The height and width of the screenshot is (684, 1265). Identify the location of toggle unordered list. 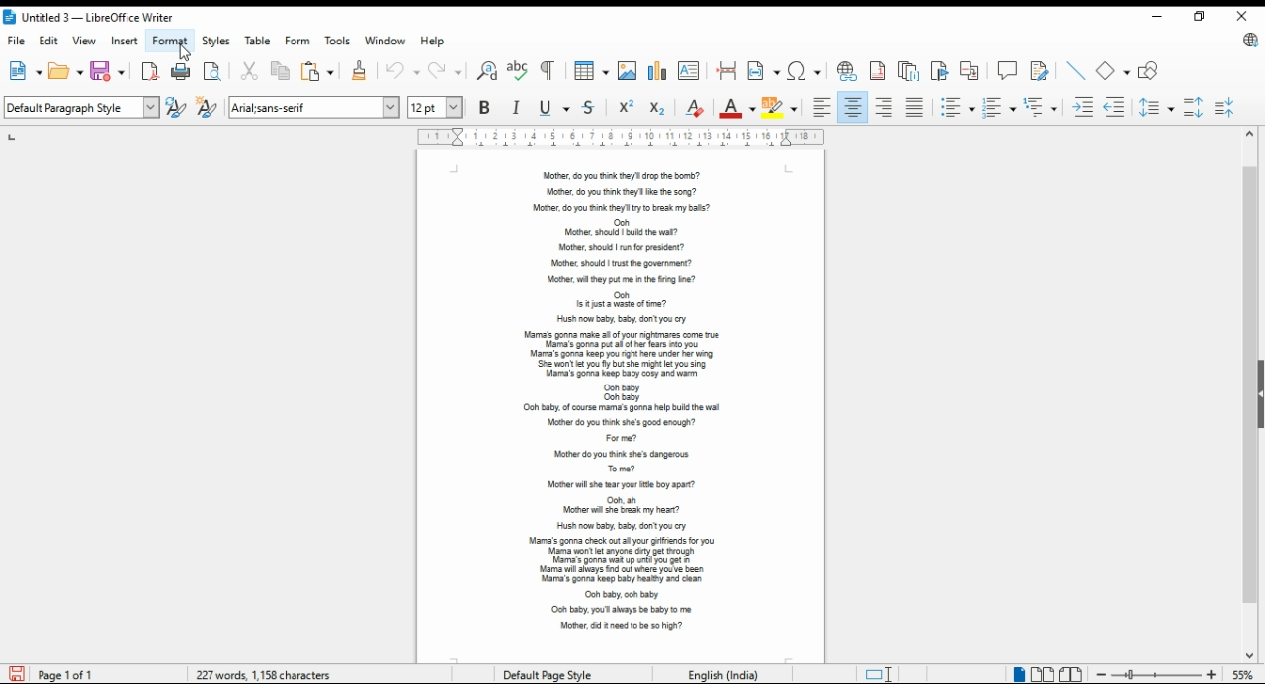
(958, 108).